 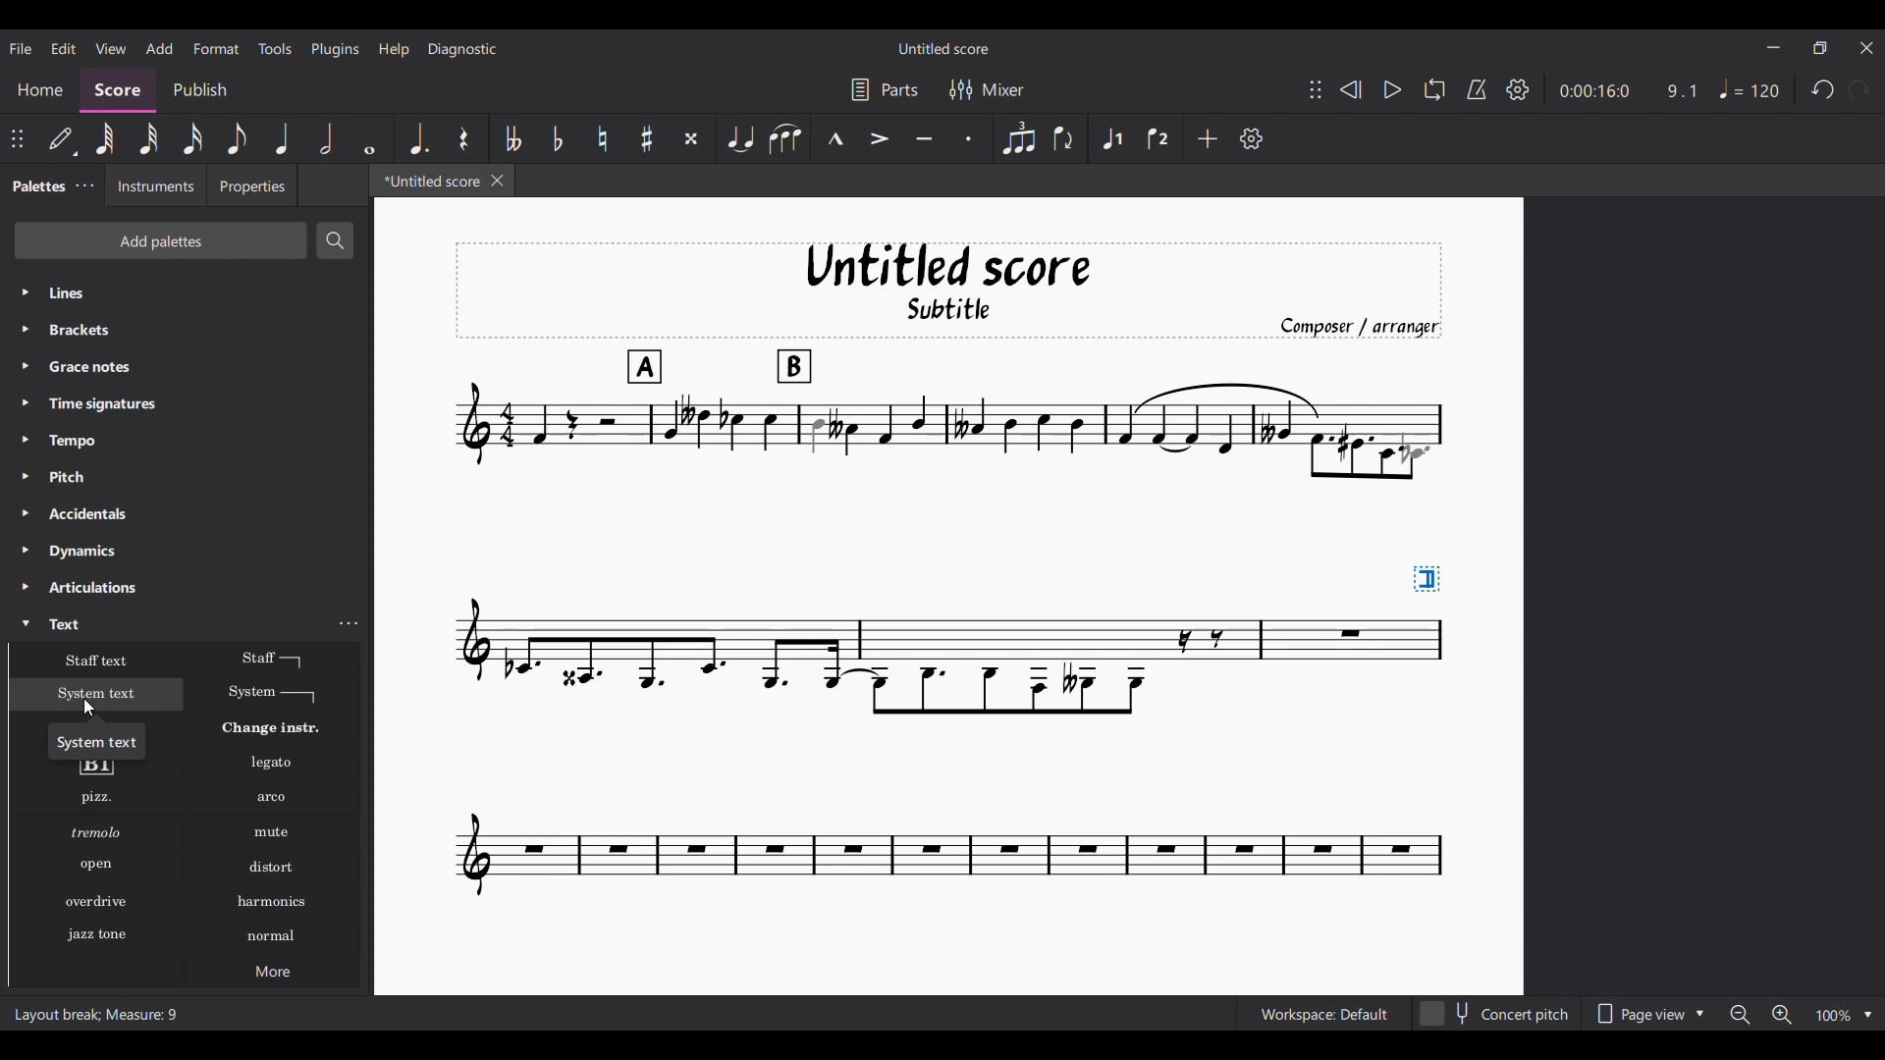 What do you see at coordinates (1647, 1013) in the screenshot?
I see `Page view options` at bounding box center [1647, 1013].